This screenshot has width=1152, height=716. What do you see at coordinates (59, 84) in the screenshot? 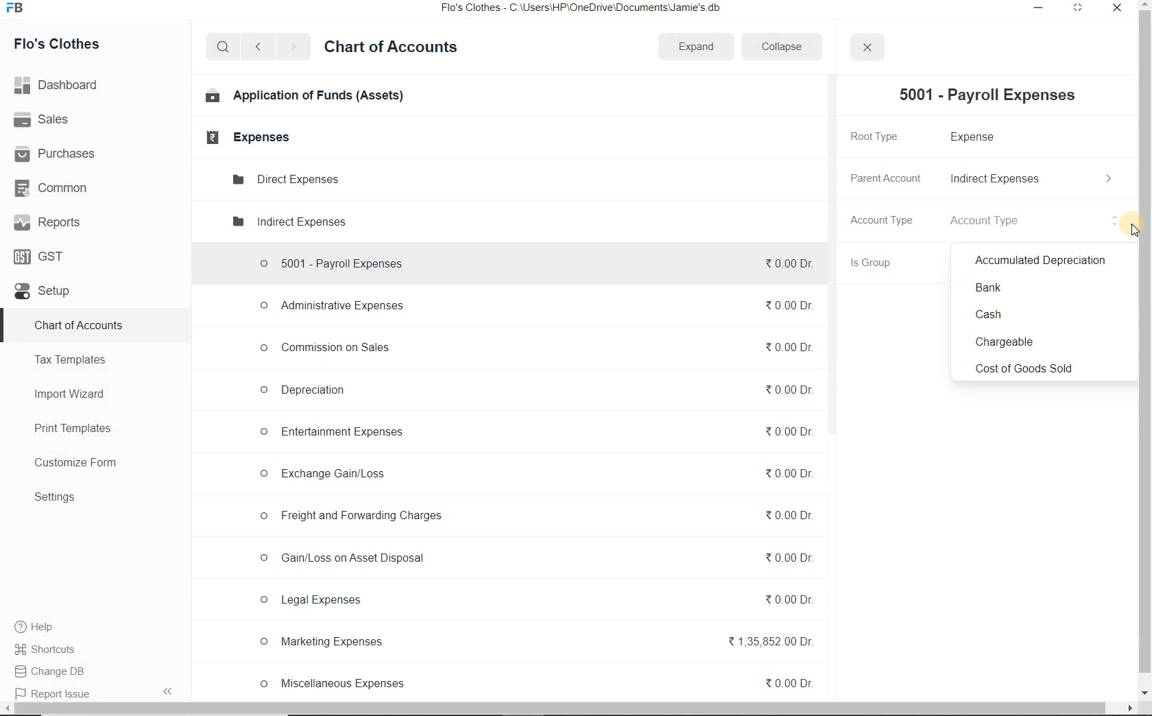
I see `Dashboard` at bounding box center [59, 84].